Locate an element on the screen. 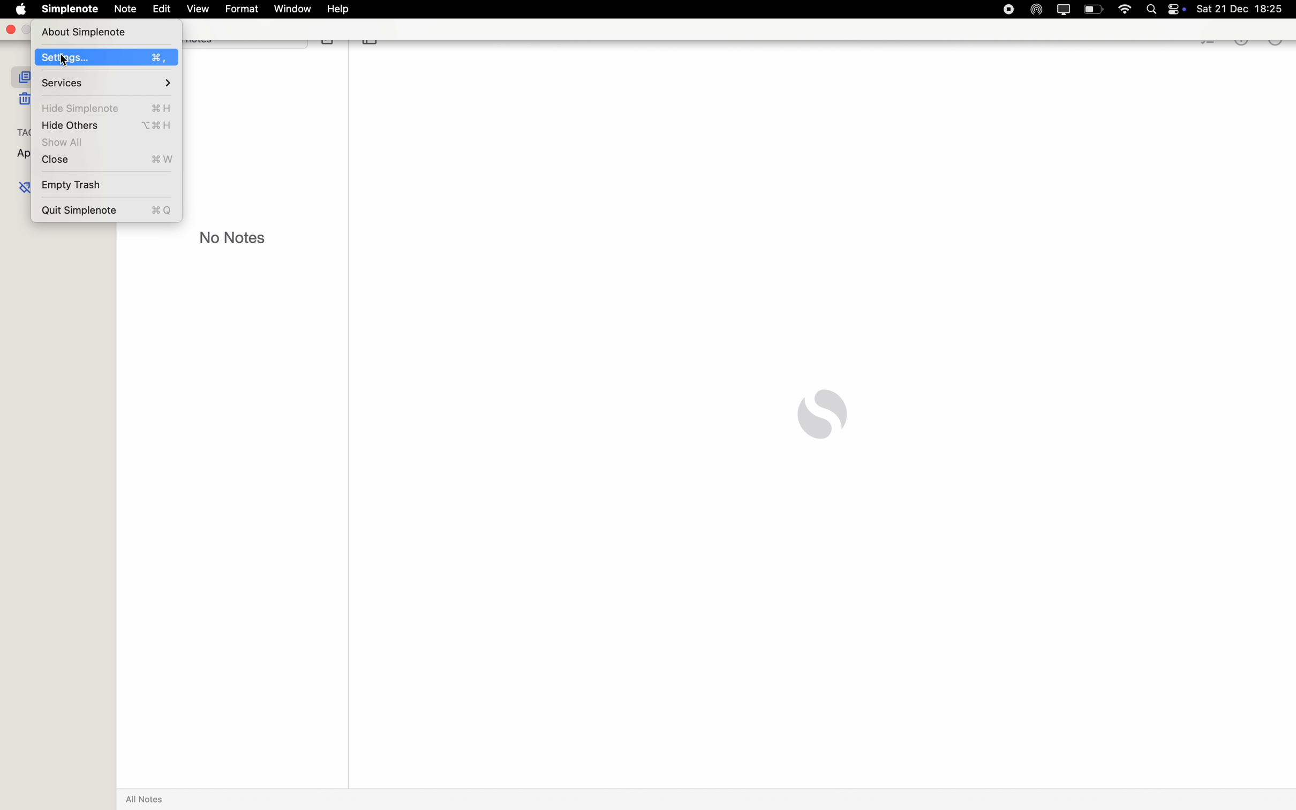 The width and height of the screenshot is (1296, 810). hide others is located at coordinates (107, 125).